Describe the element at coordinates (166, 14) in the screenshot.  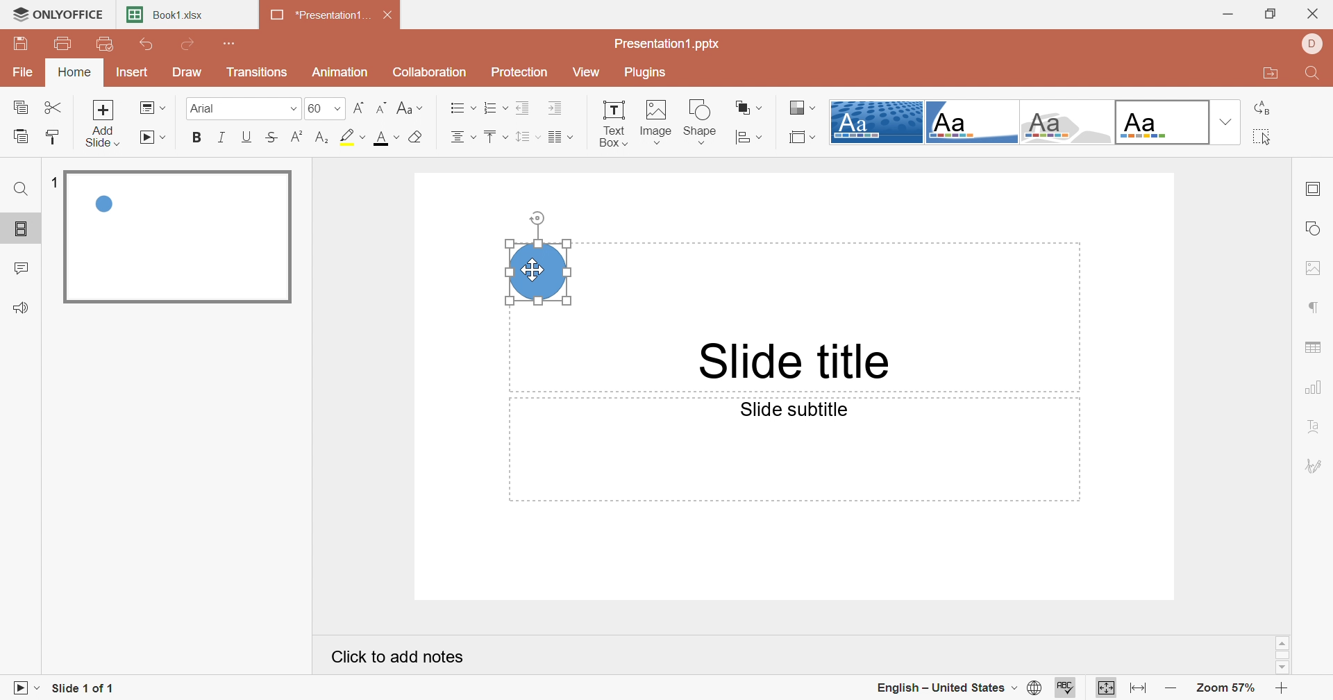
I see `Book1.xlsx` at that location.